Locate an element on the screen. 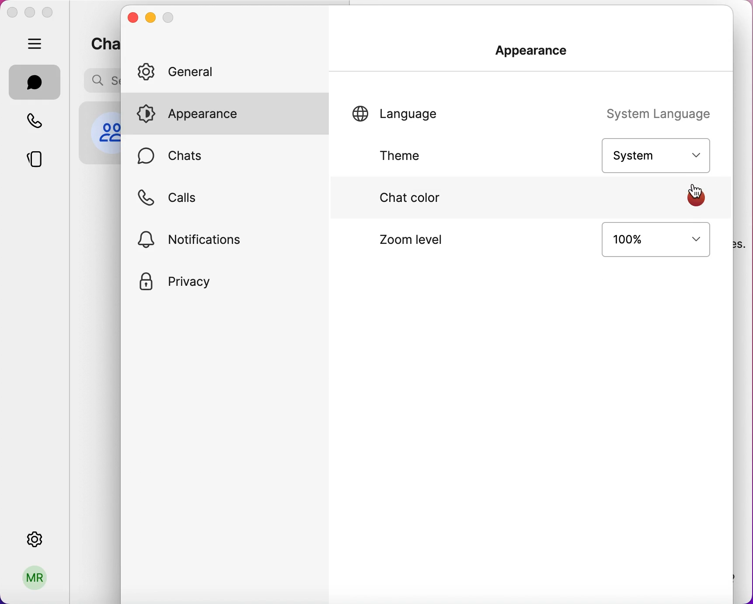  appearance is located at coordinates (232, 115).